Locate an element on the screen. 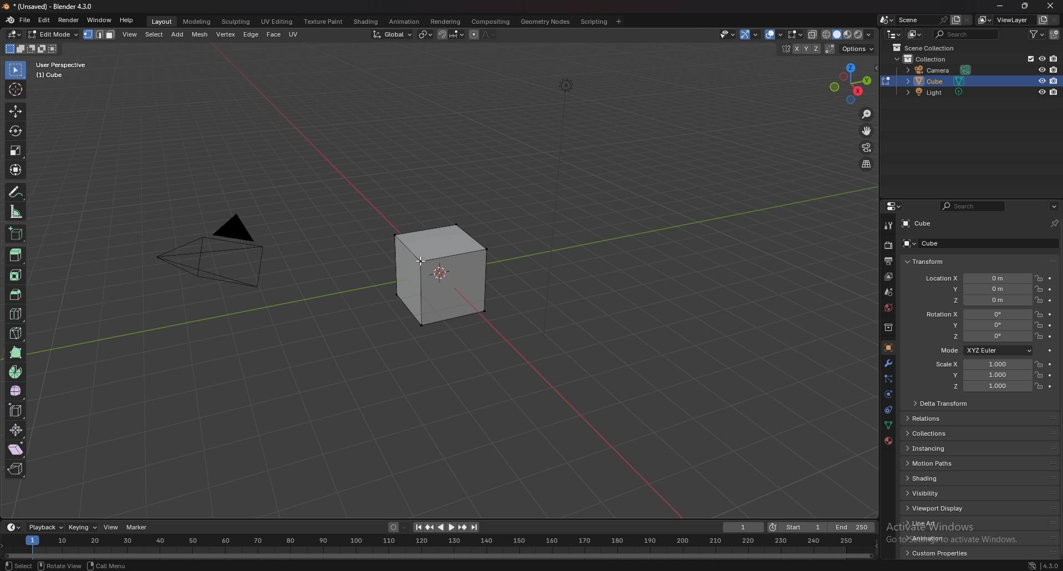 This screenshot has height=571, width=1063. editor type is located at coordinates (14, 527).